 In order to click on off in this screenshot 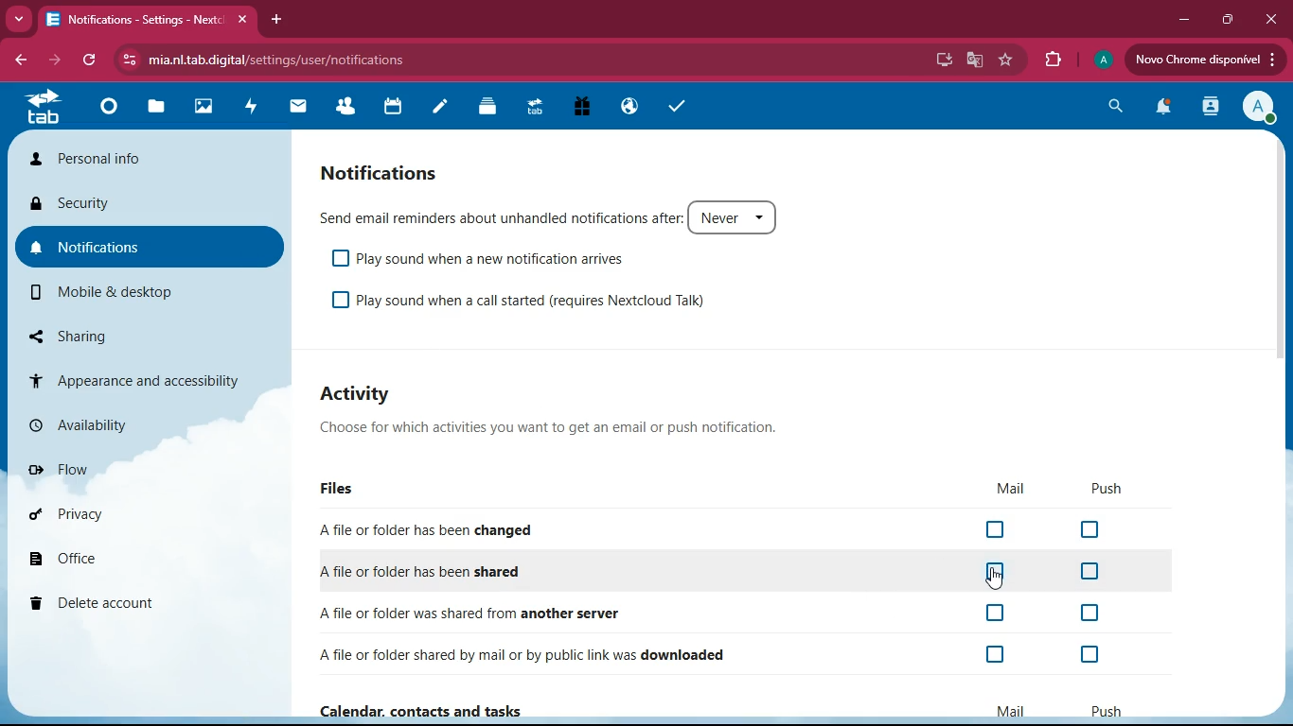, I will do `click(1091, 573)`.